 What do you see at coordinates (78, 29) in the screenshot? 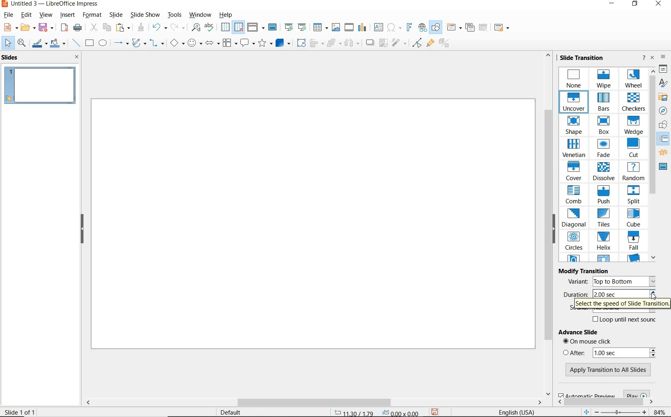
I see `PRINT` at bounding box center [78, 29].